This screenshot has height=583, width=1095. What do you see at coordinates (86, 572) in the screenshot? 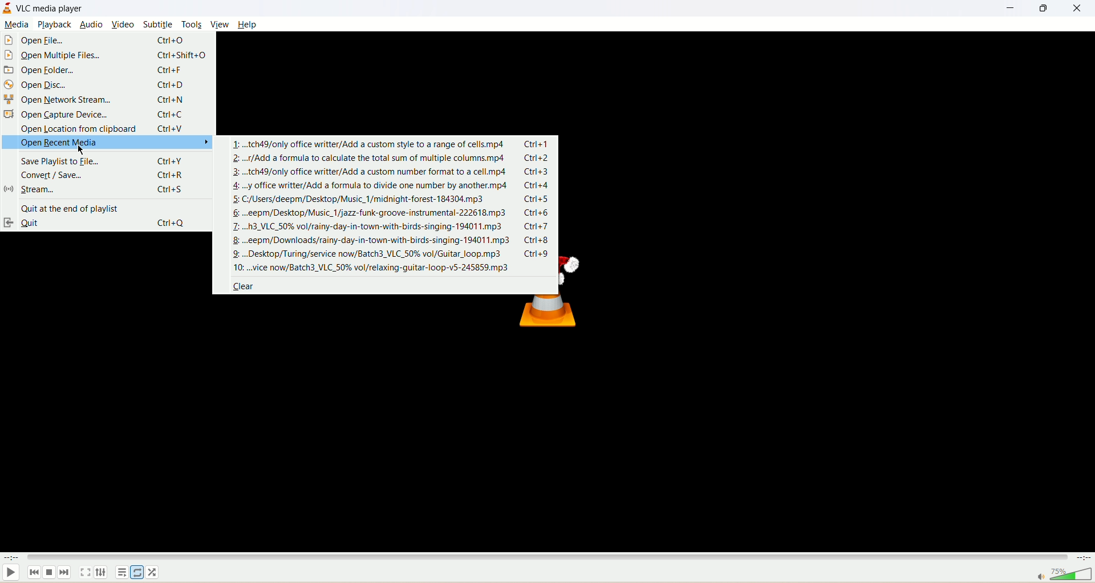
I see `full screen` at bounding box center [86, 572].